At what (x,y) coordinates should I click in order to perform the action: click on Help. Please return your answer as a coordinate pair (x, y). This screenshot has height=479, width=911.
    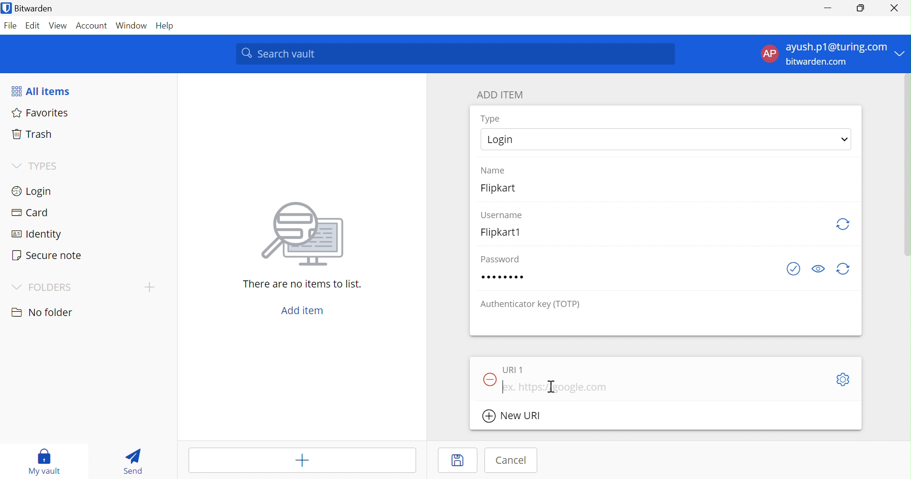
    Looking at the image, I should click on (168, 26).